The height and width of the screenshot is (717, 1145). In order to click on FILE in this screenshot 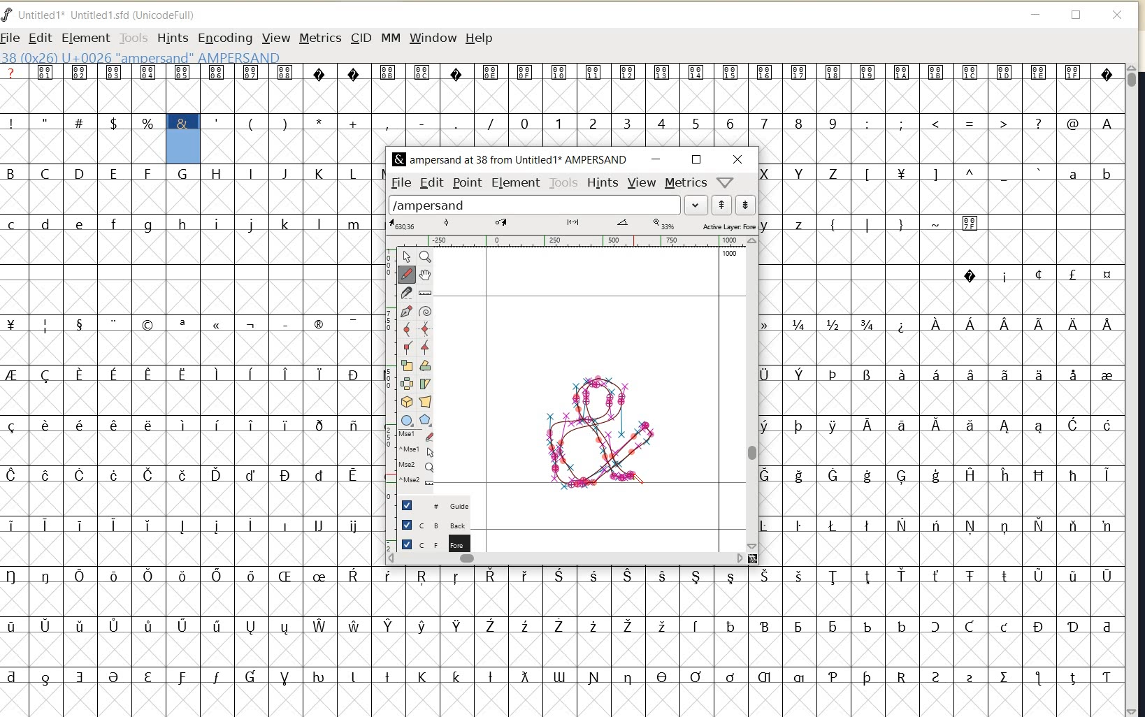, I will do `click(11, 38)`.